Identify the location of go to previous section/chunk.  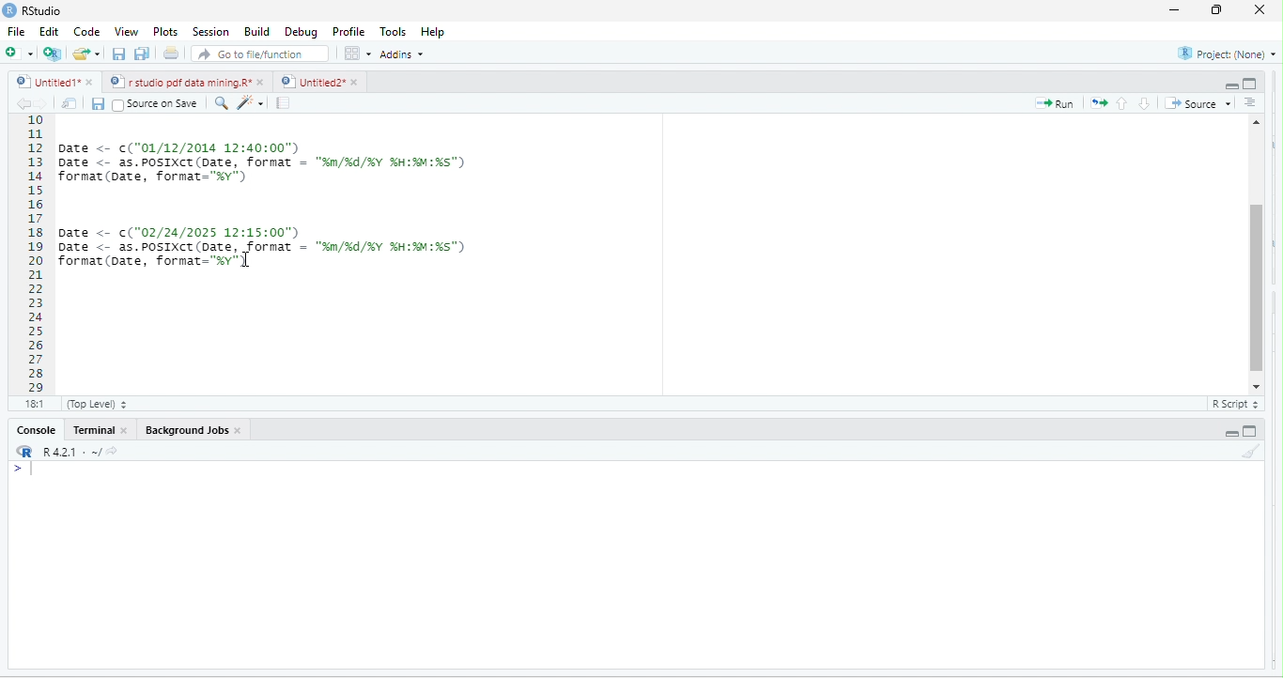
(1124, 102).